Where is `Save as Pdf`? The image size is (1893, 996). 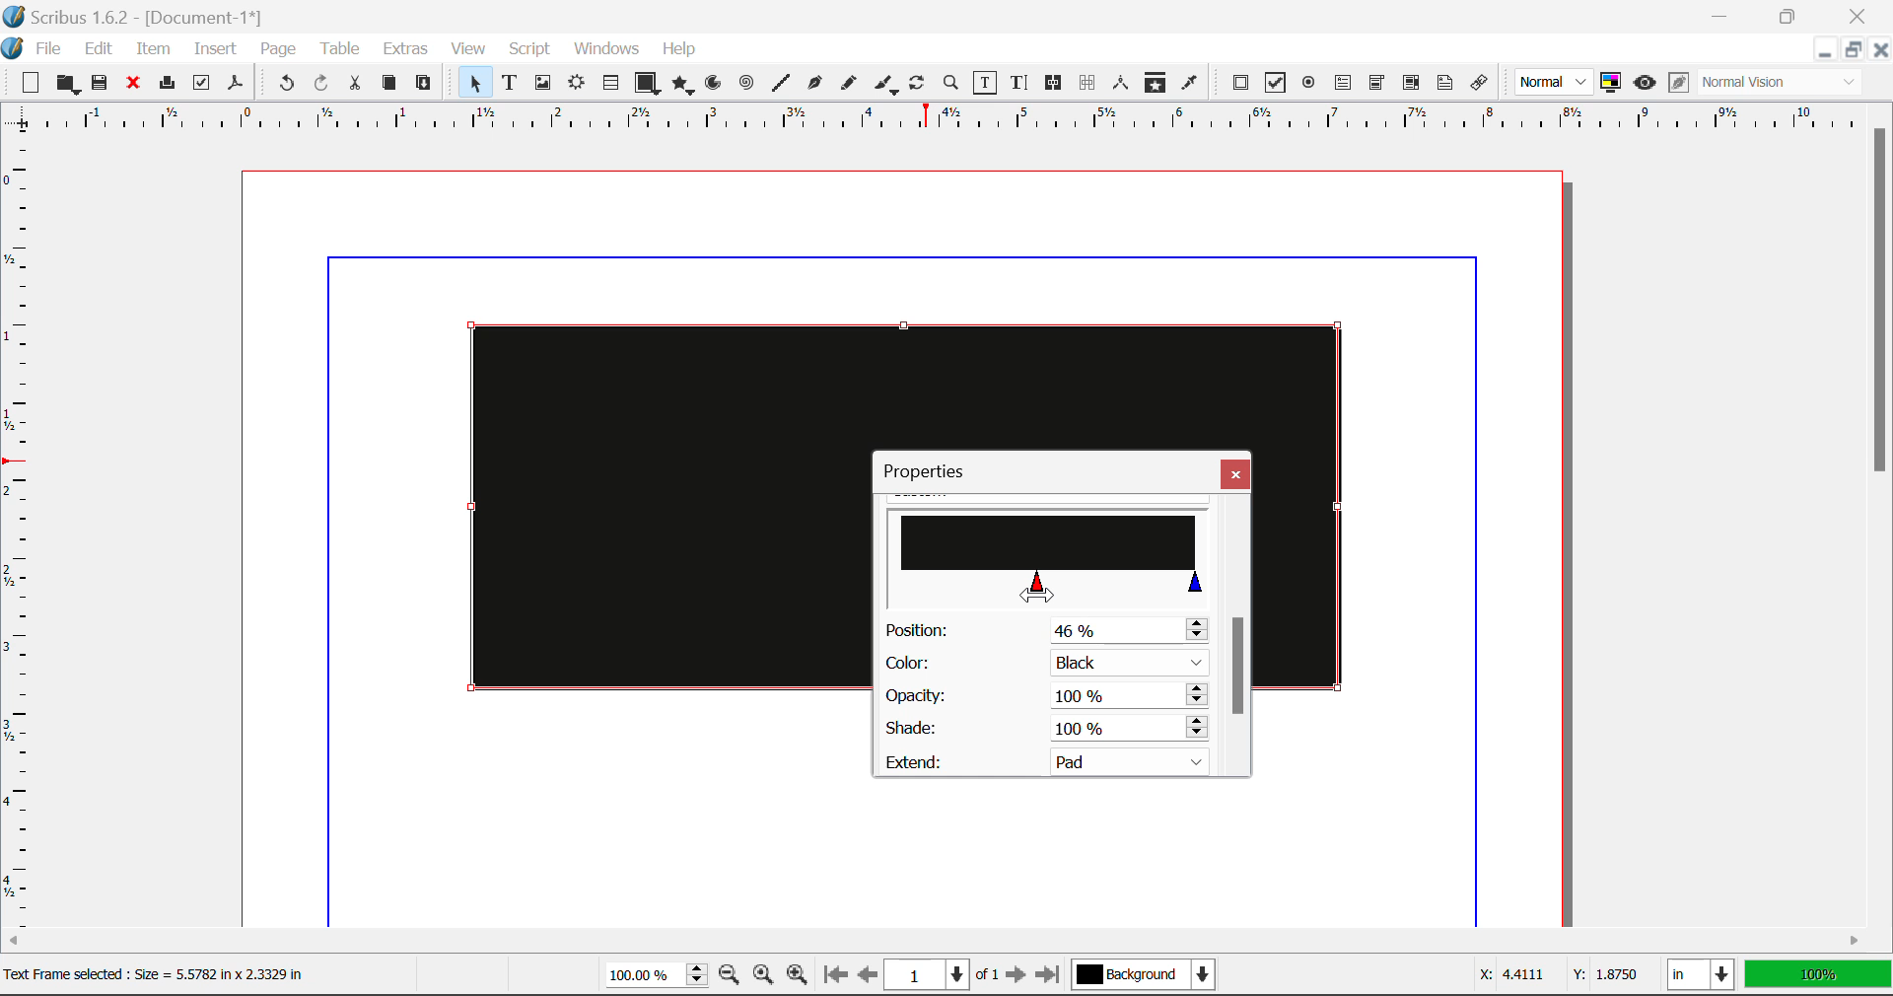 Save as Pdf is located at coordinates (236, 86).